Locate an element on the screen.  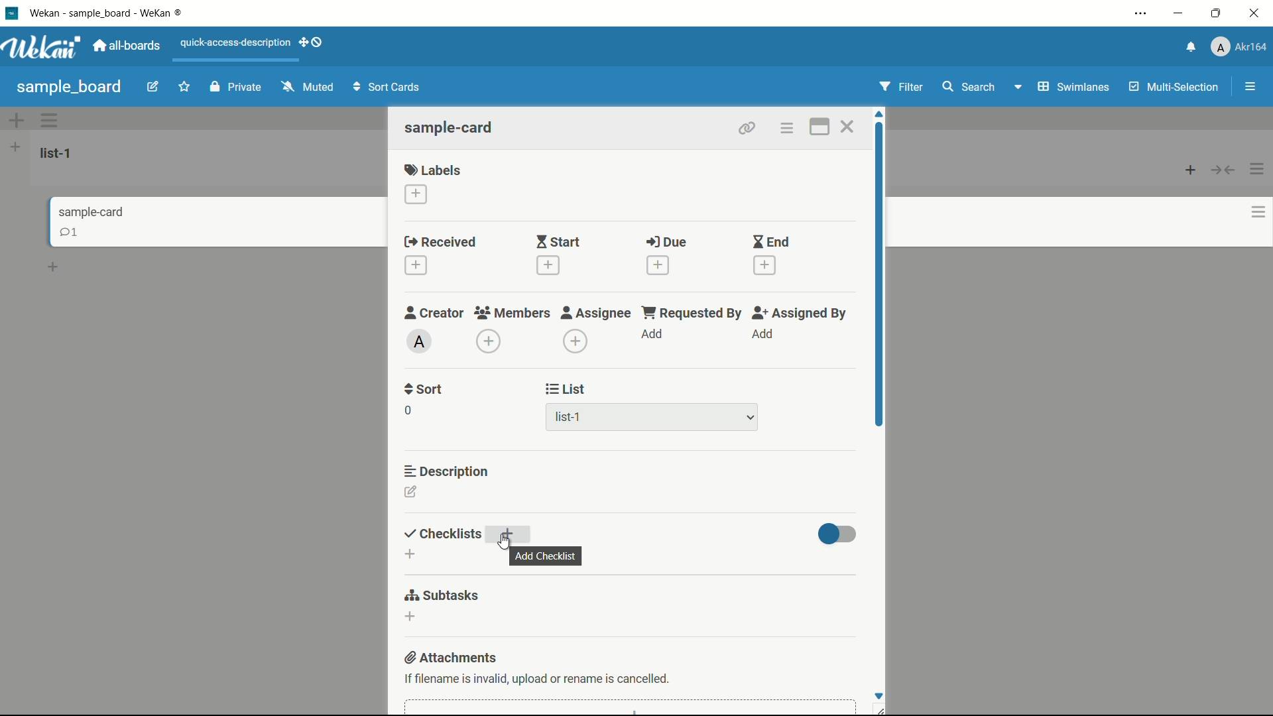
cursor is located at coordinates (504, 544).